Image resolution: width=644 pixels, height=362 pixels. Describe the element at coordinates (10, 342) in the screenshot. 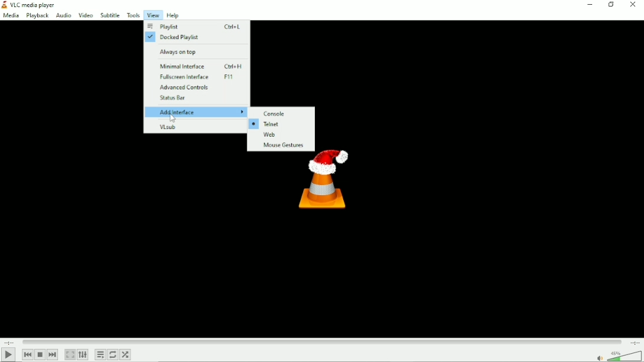

I see `Elapsed time` at that location.